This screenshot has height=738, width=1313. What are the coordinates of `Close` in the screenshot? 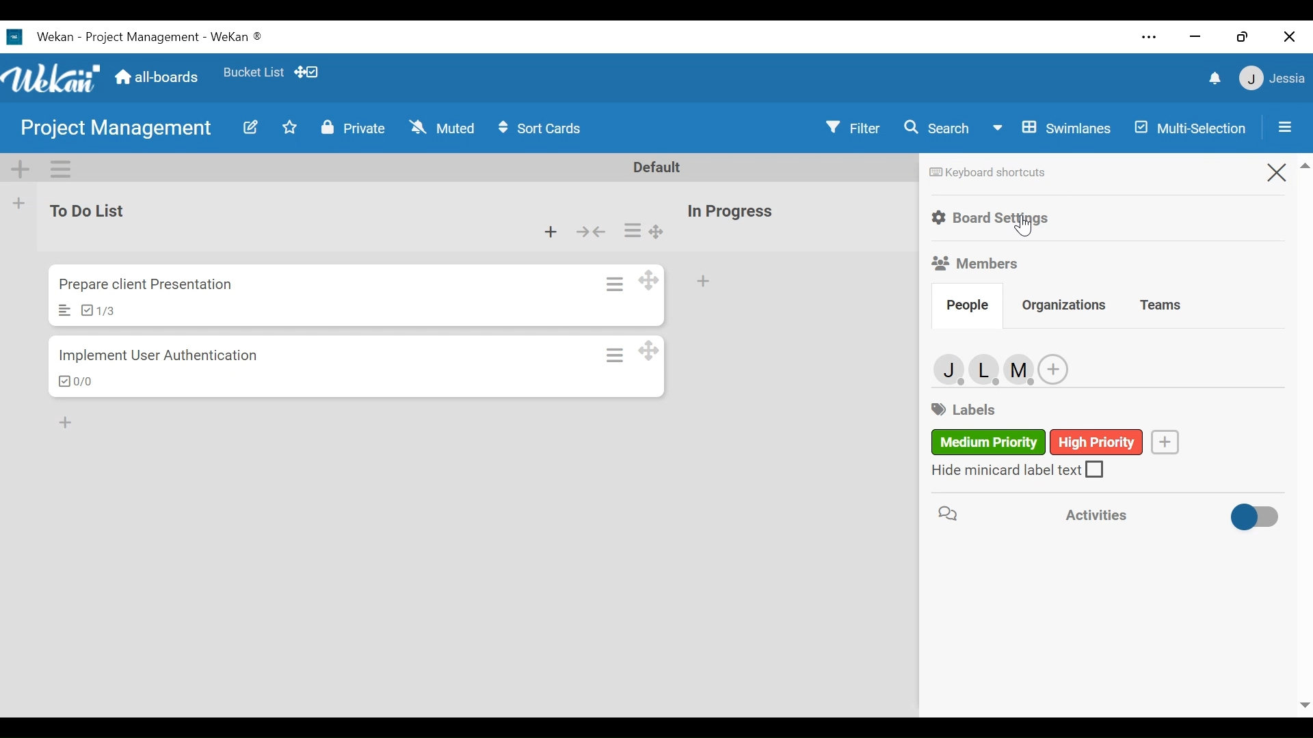 It's located at (1275, 172).